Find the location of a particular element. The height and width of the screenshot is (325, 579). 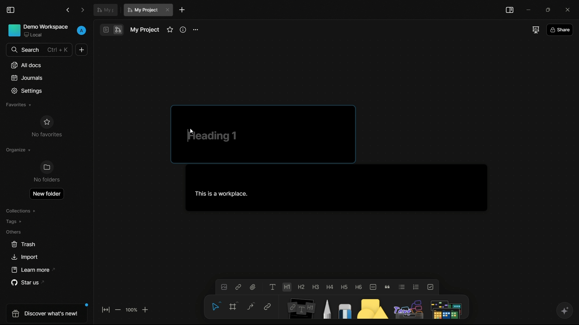

organize is located at coordinates (18, 150).